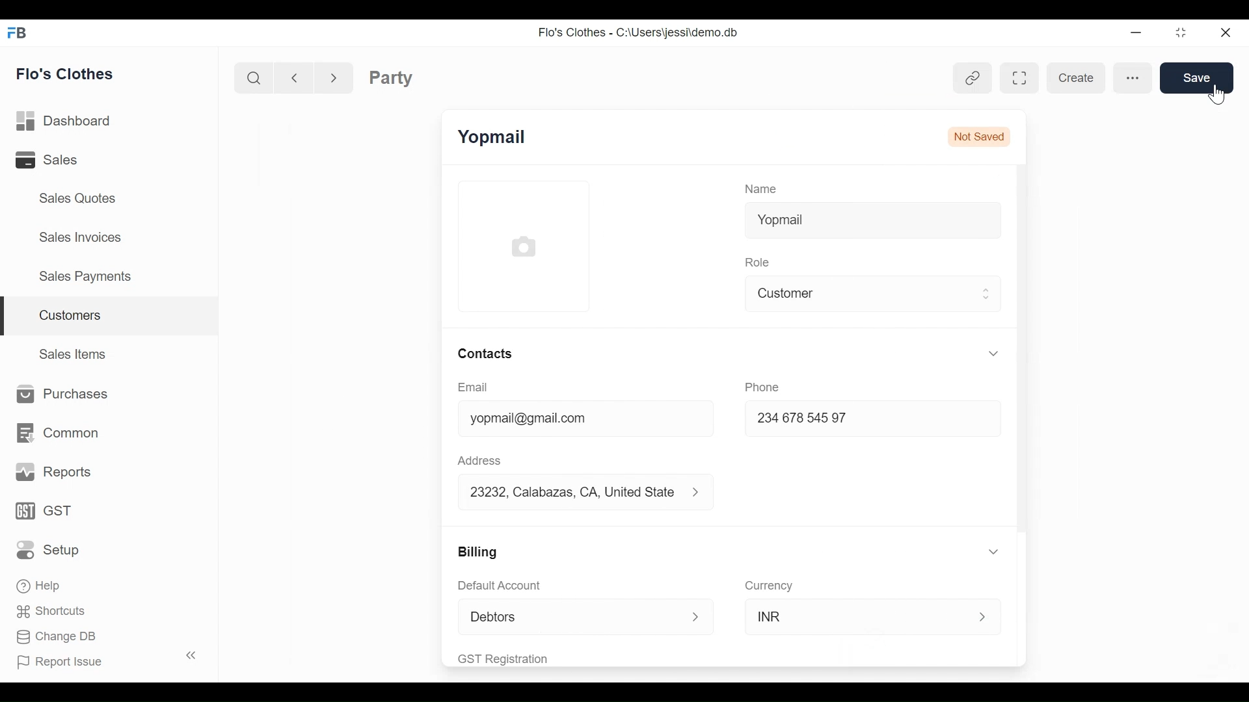  What do you see at coordinates (771, 585) in the screenshot?
I see `Currency` at bounding box center [771, 585].